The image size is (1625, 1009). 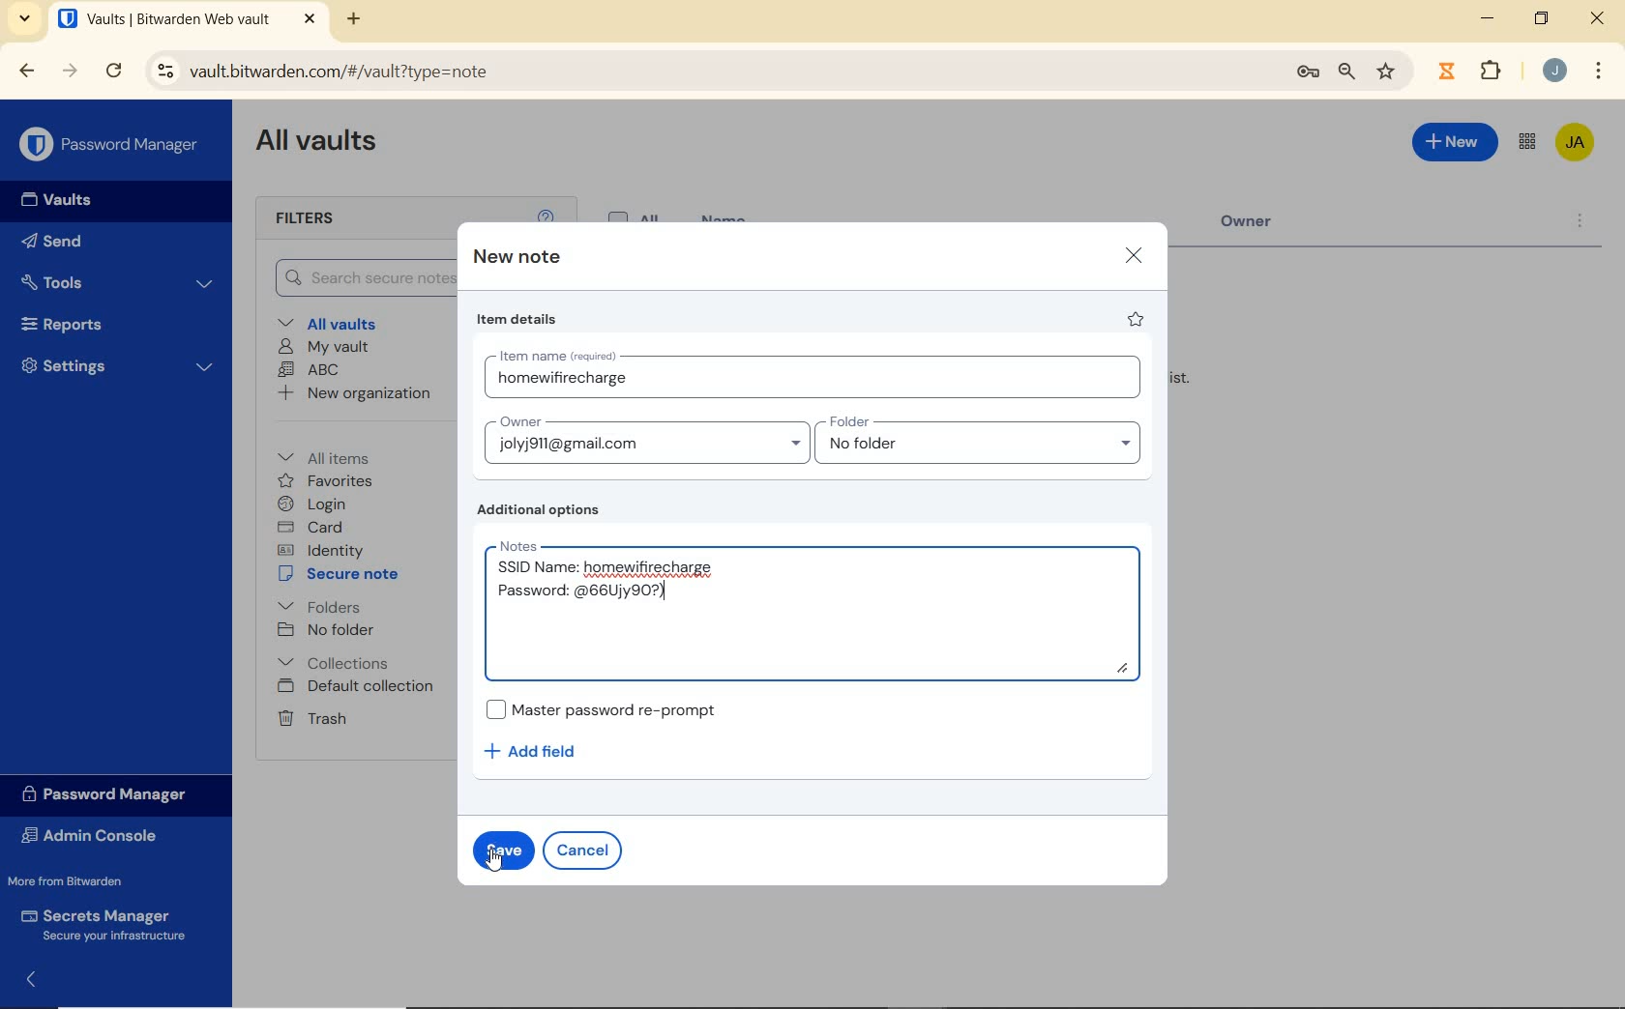 What do you see at coordinates (356, 279) in the screenshot?
I see `Search Vault` at bounding box center [356, 279].